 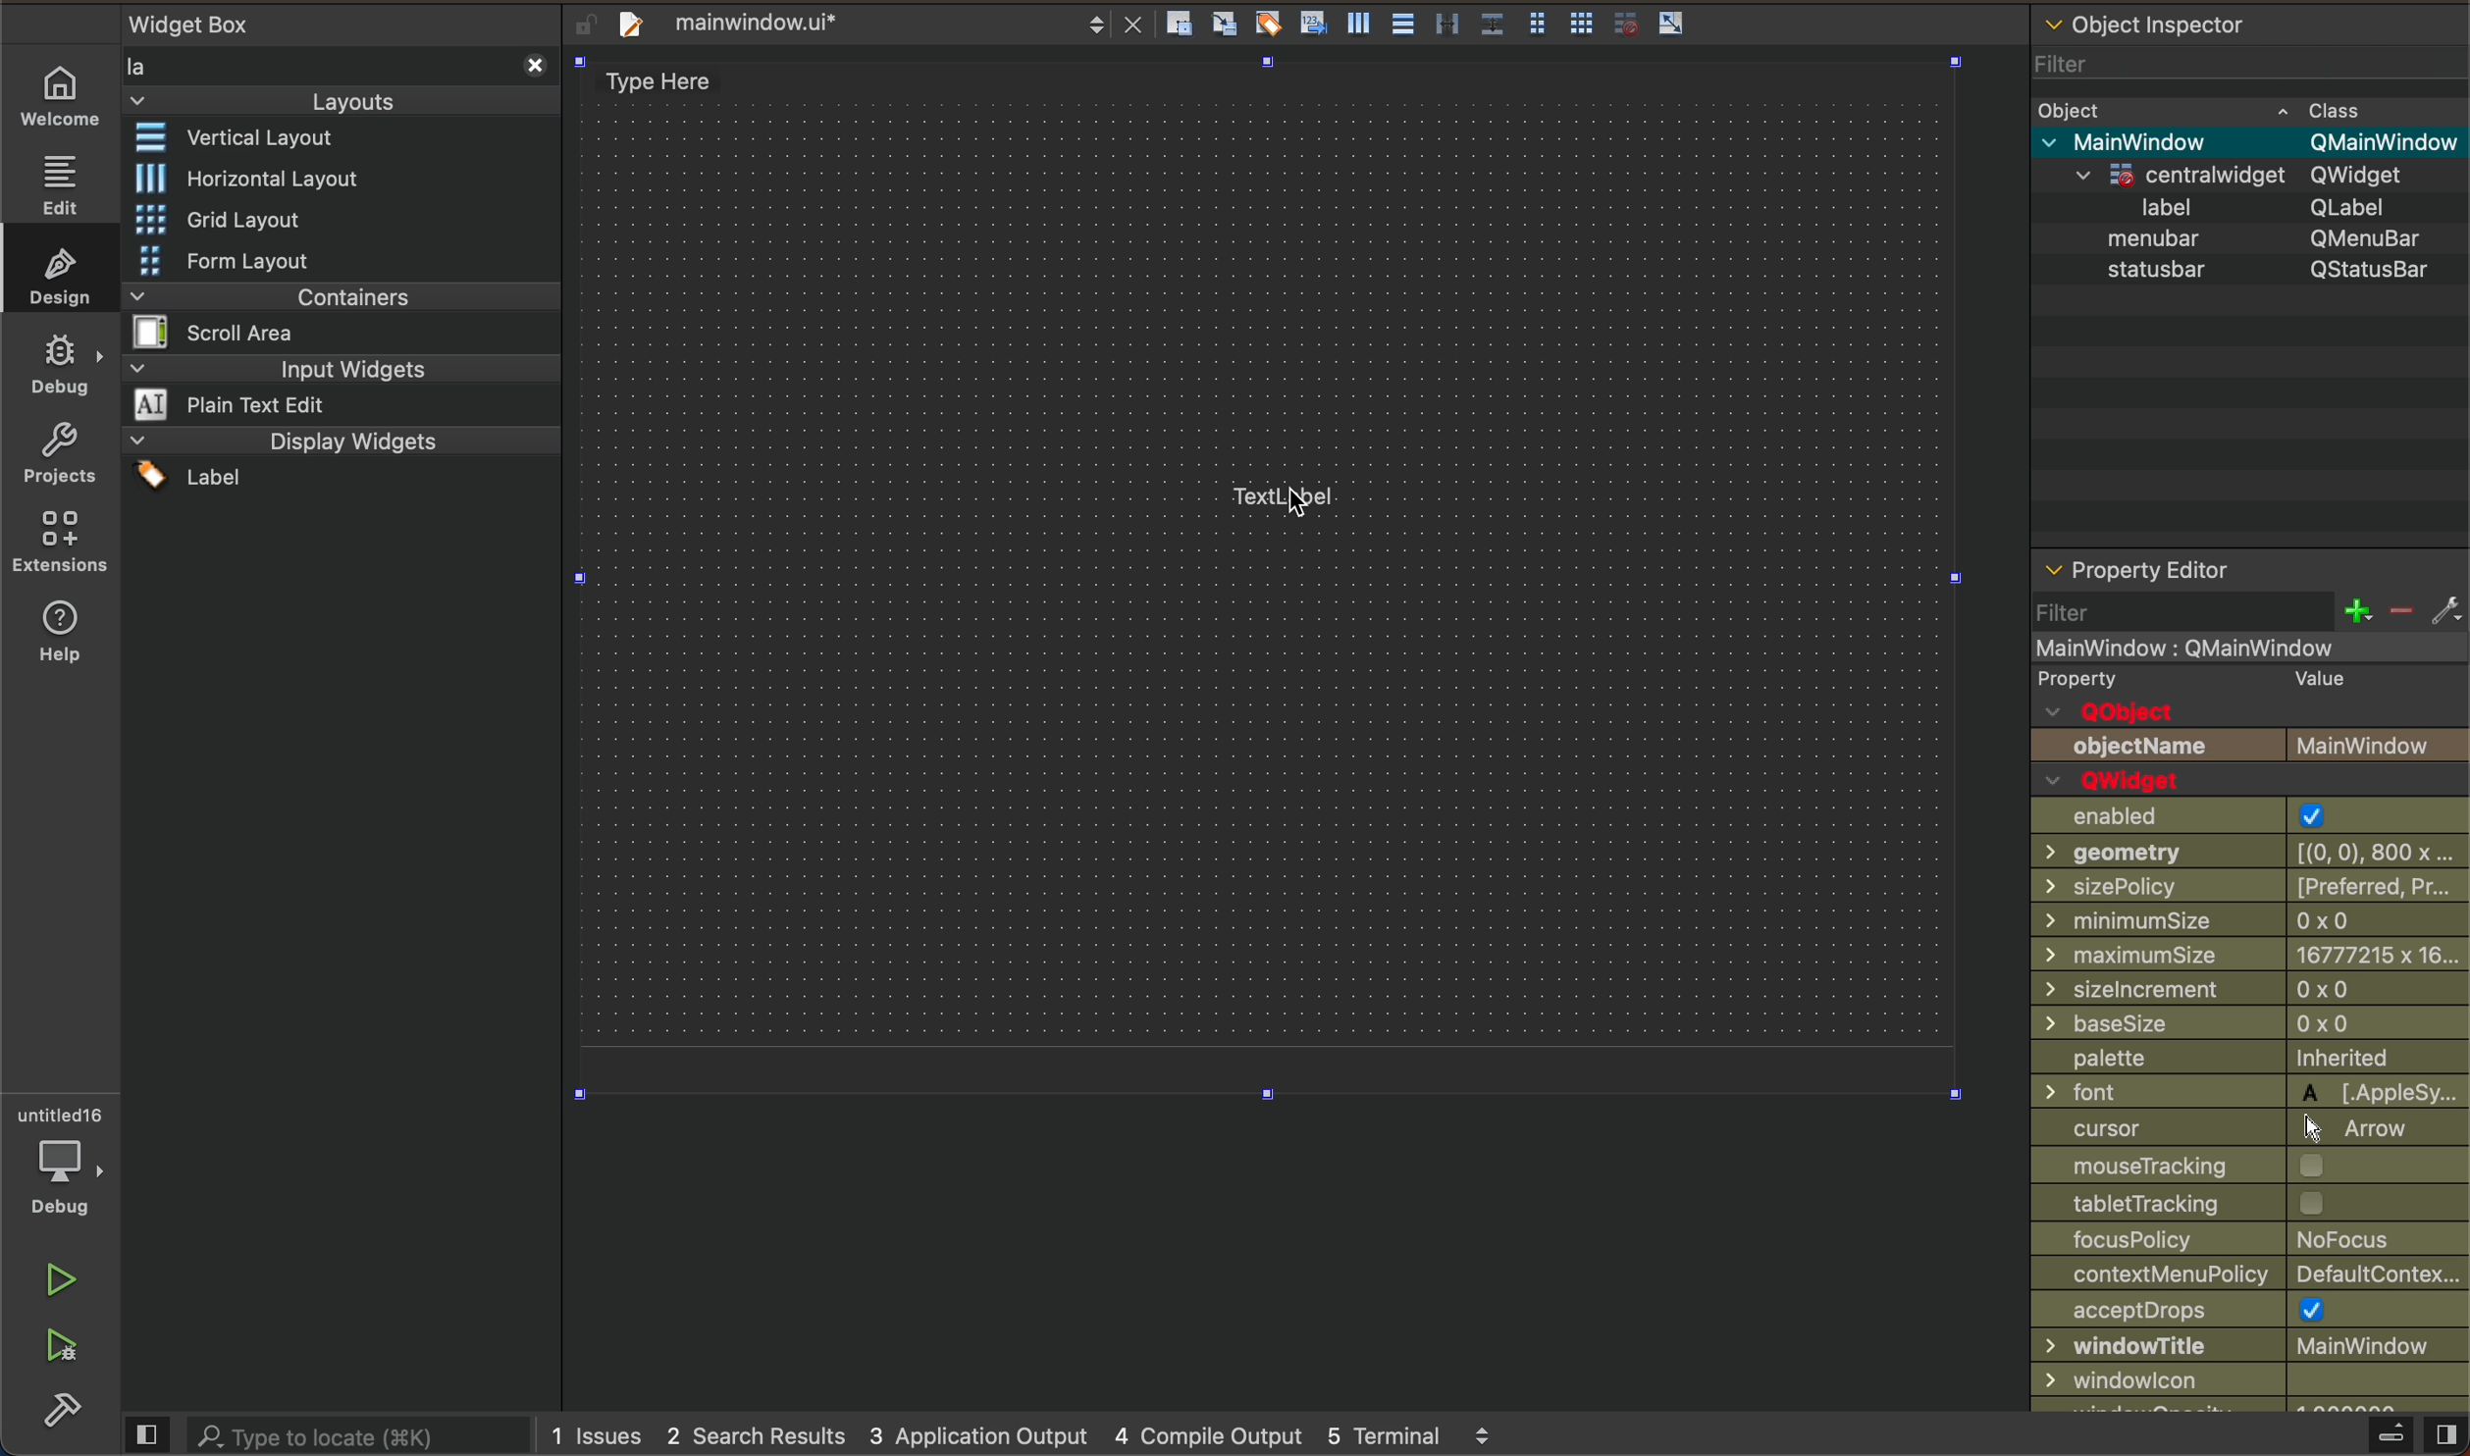 I want to click on 2 search result, so click(x=764, y=1435).